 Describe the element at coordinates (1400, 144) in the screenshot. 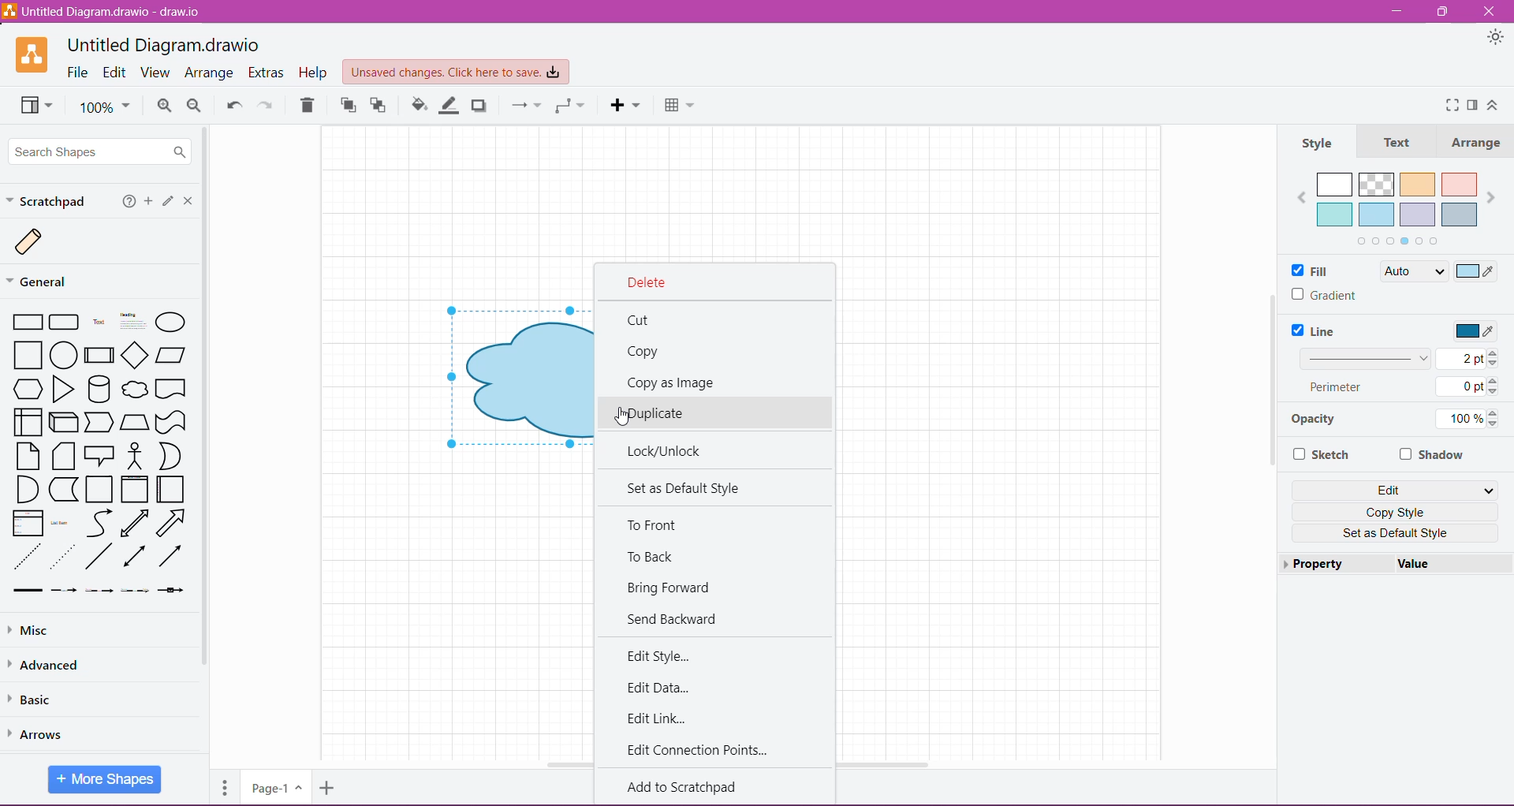

I see `Text` at that location.